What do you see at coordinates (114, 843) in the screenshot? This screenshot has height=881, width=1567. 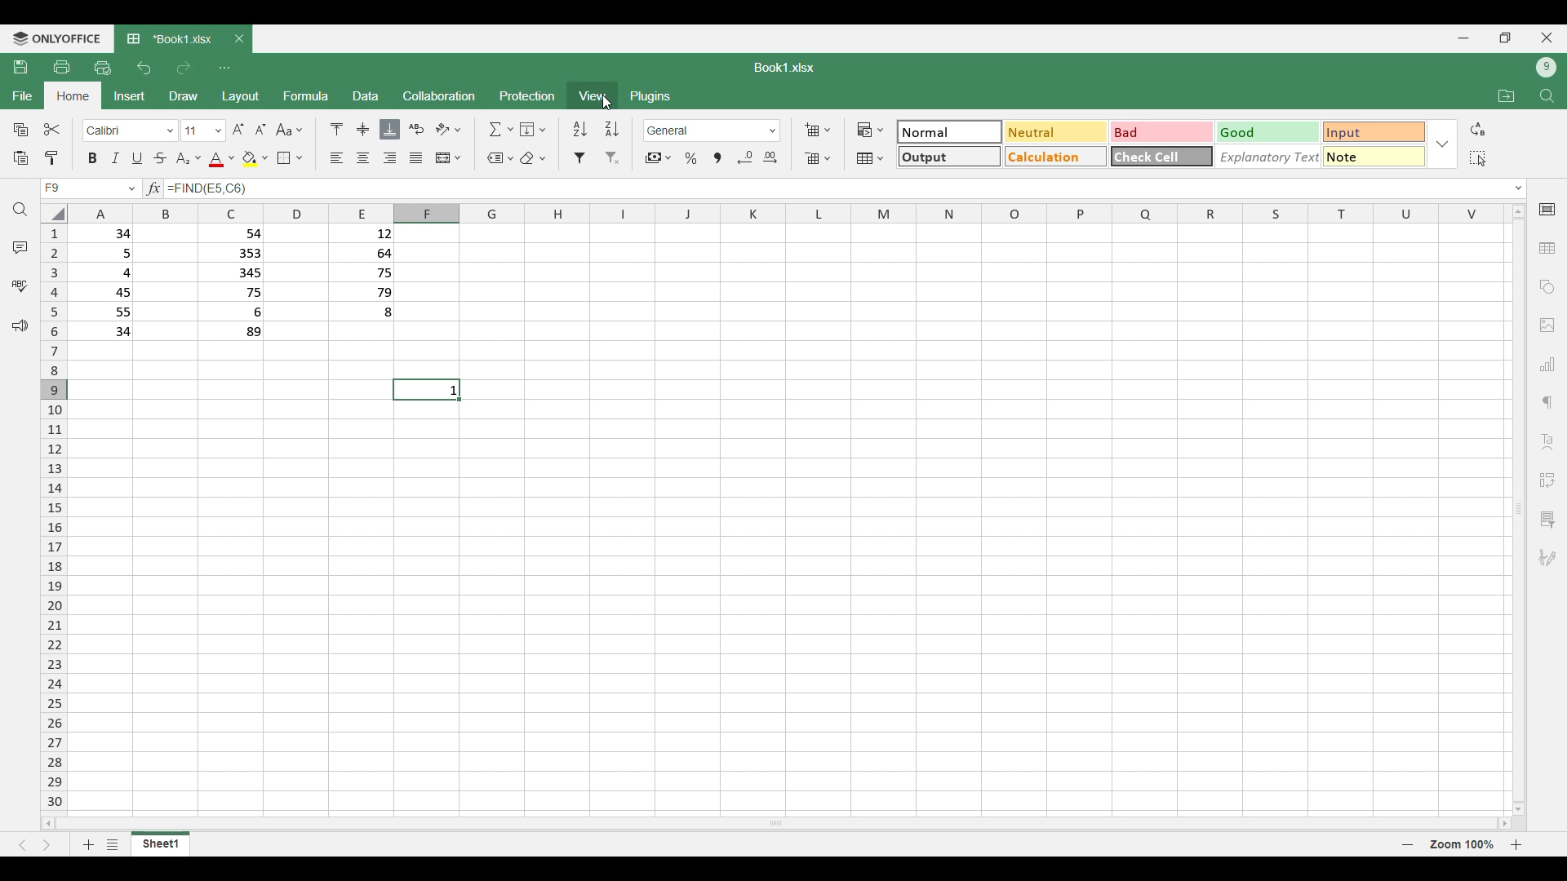 I see `List of sheets` at bounding box center [114, 843].